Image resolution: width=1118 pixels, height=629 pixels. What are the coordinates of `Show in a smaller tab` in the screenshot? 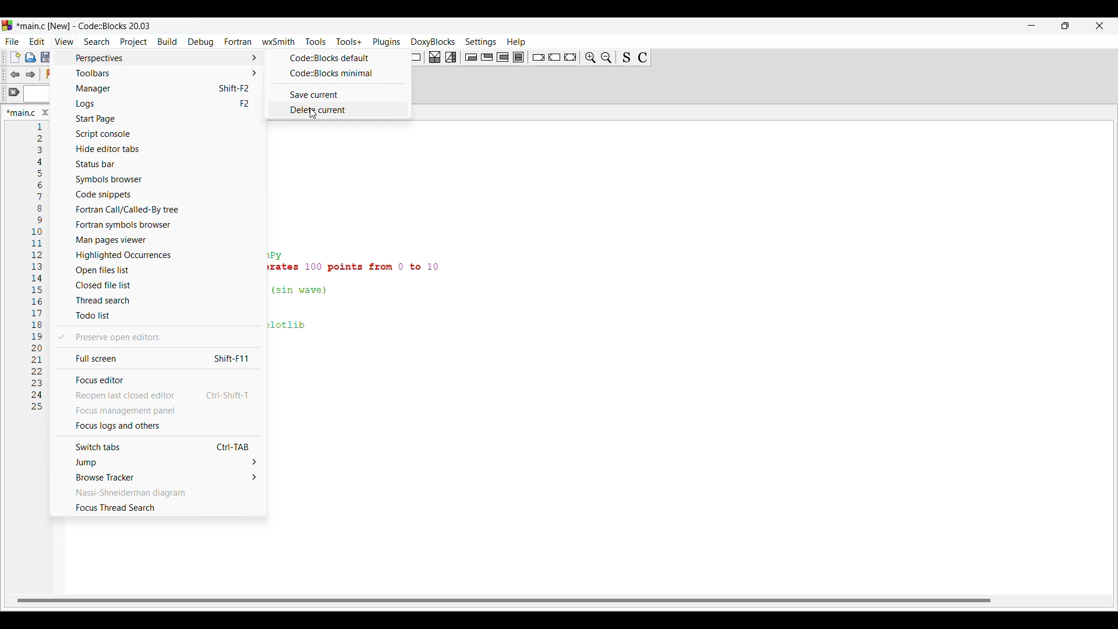 It's located at (1066, 26).